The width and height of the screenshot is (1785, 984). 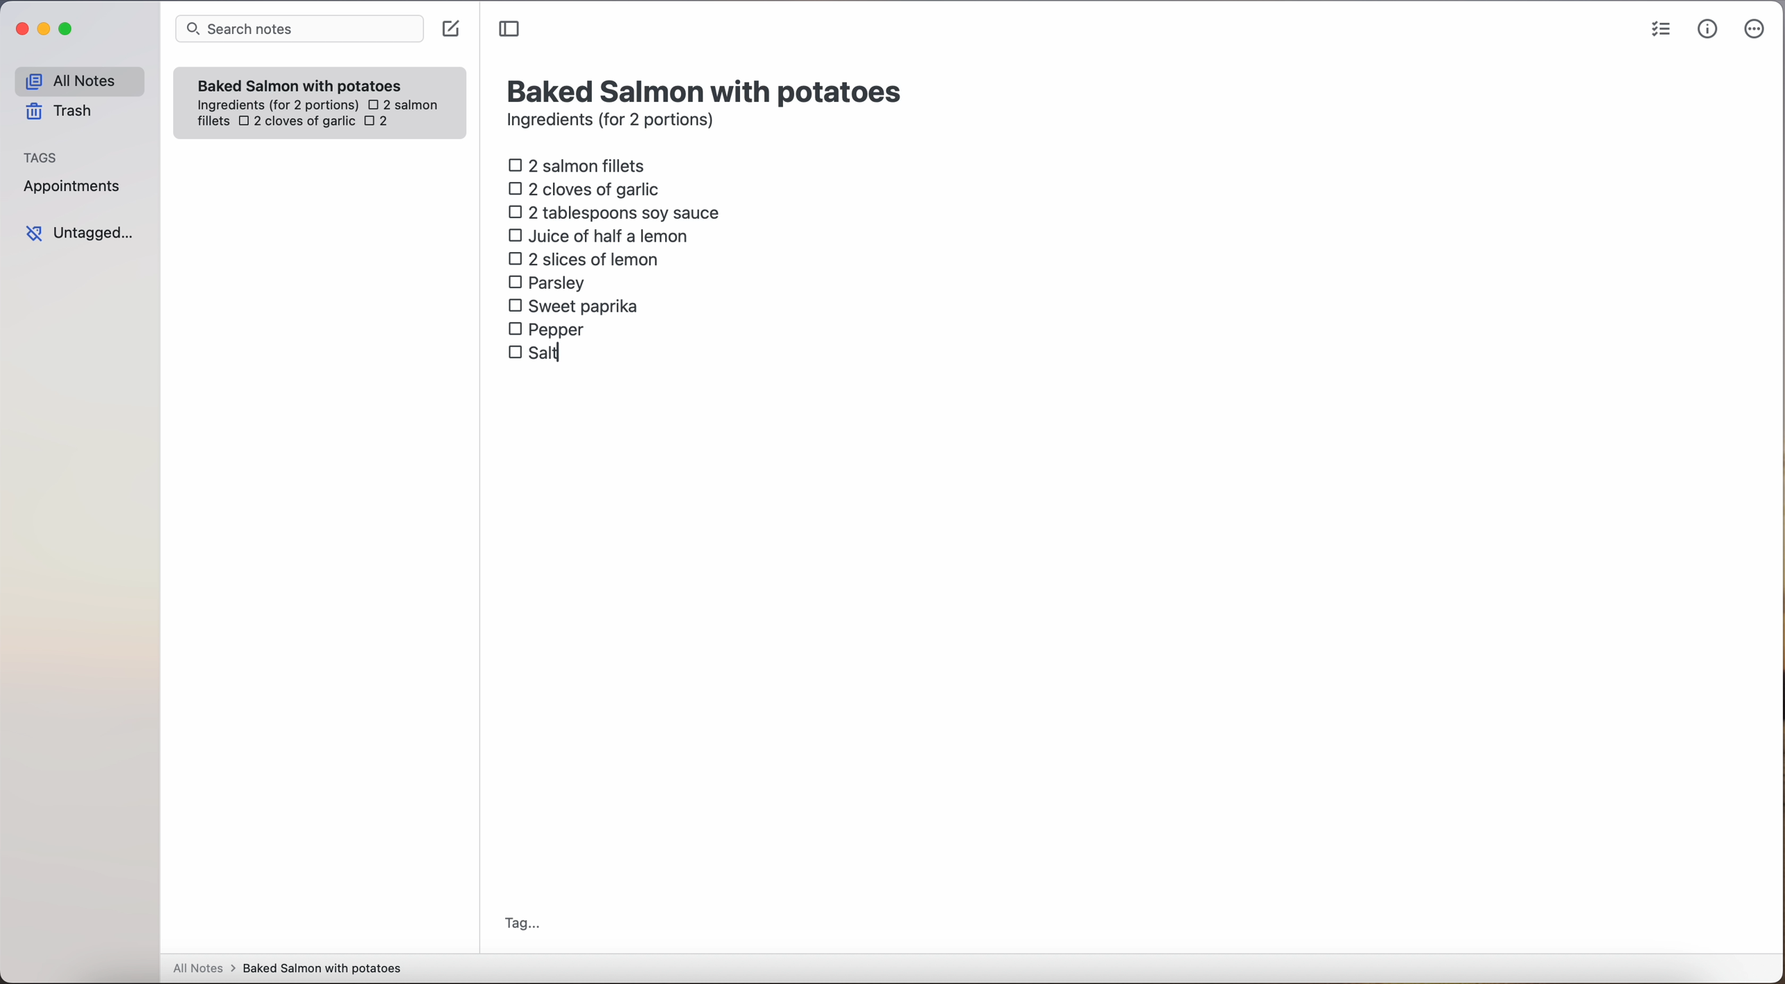 I want to click on sweet paprika, so click(x=576, y=307).